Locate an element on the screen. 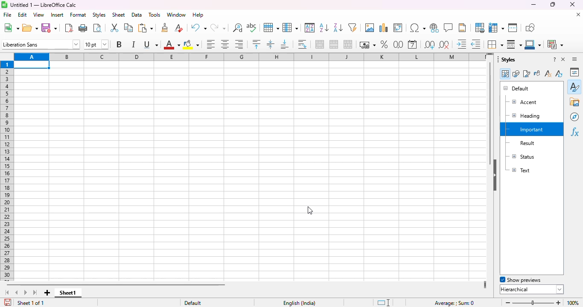 Image resolution: width=583 pixels, height=307 pixels. undo is located at coordinates (198, 28).